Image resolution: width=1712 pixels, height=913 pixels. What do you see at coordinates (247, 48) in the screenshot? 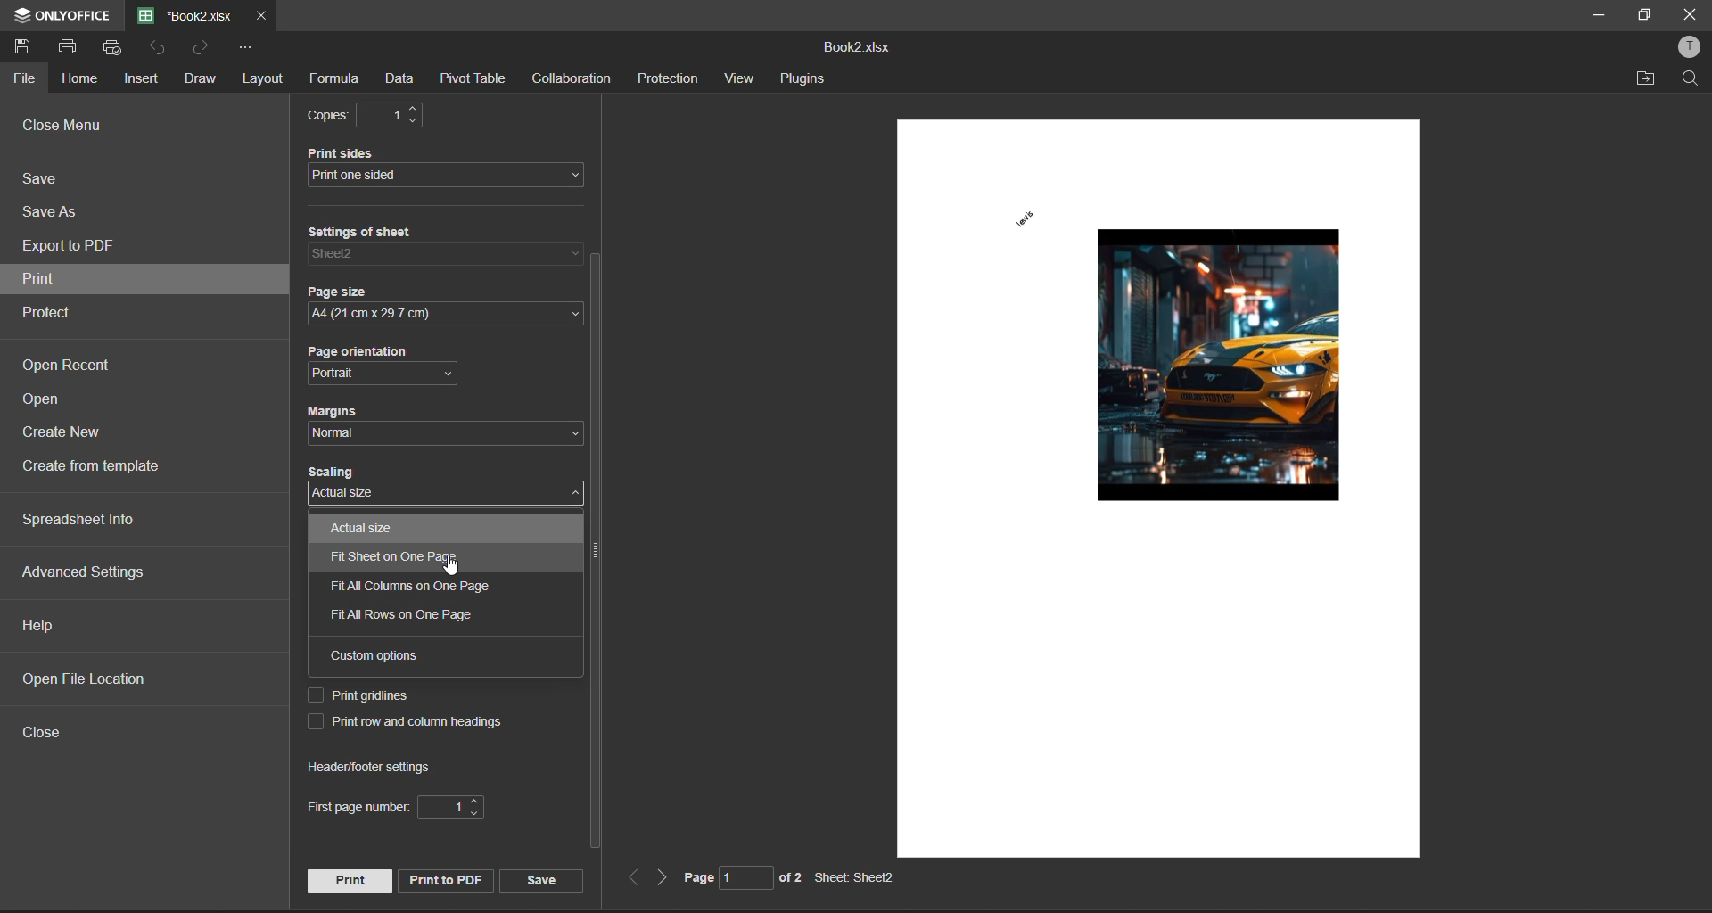
I see `customize quick access toolbar` at bounding box center [247, 48].